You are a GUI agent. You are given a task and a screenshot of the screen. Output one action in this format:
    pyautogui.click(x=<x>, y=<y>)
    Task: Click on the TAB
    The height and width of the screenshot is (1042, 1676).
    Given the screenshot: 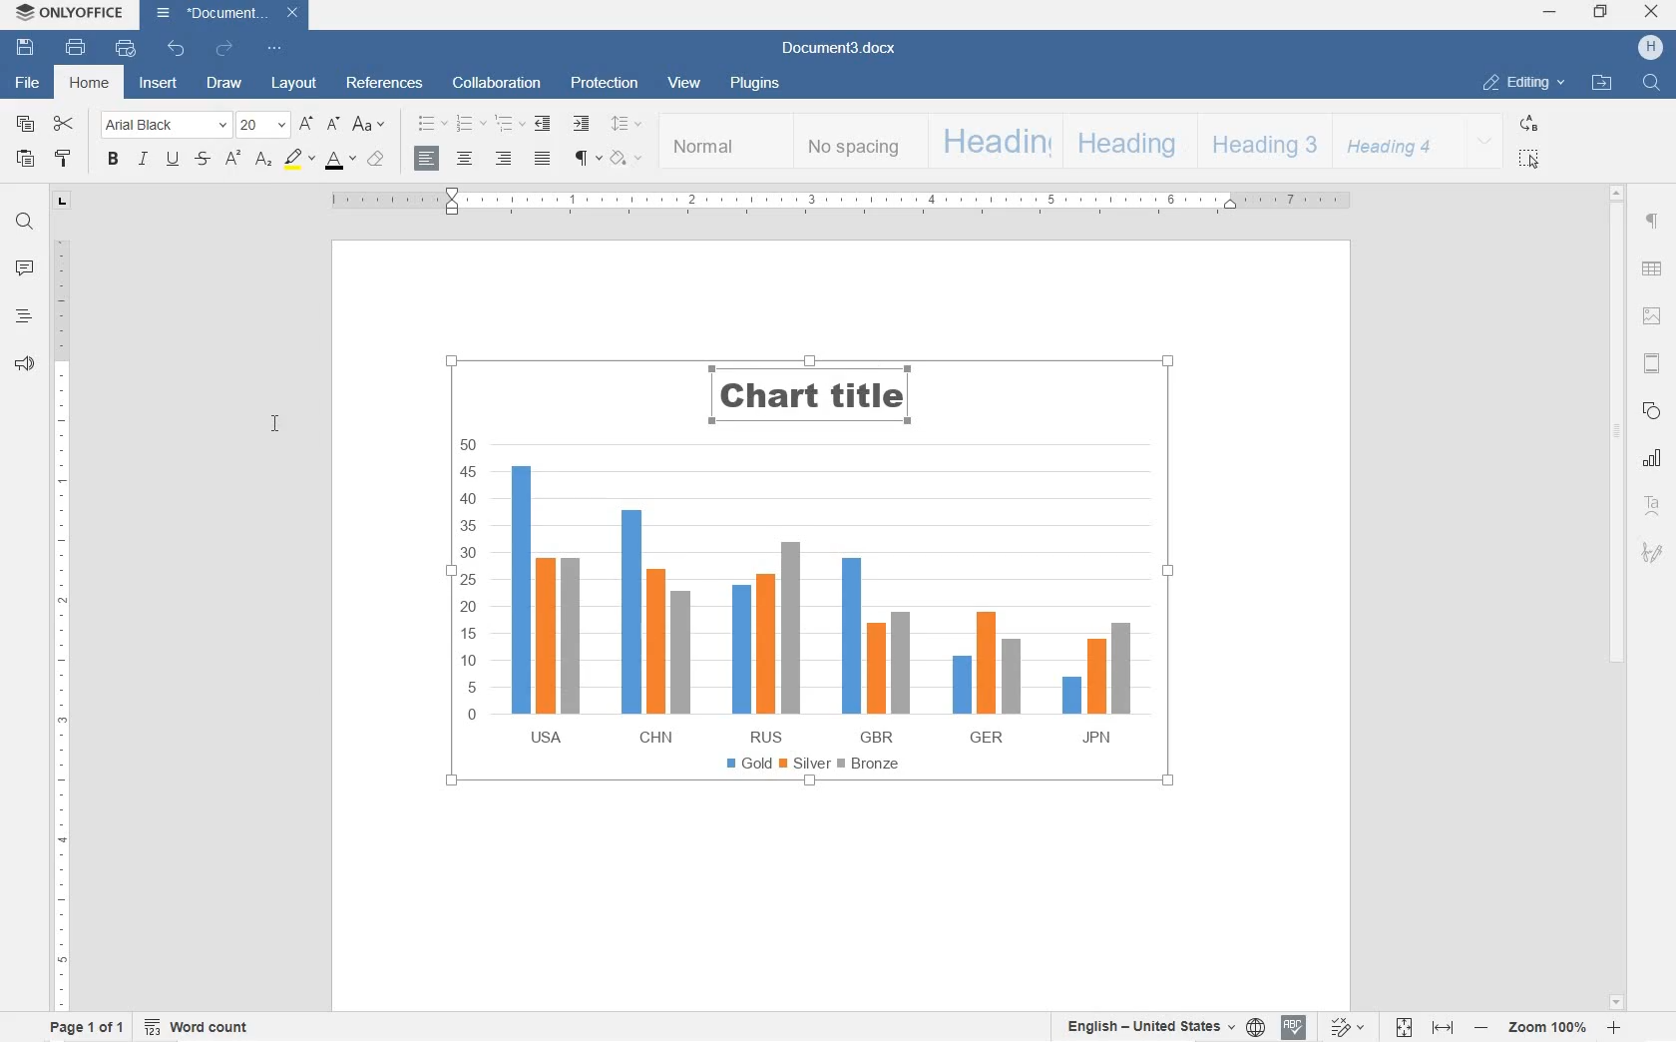 What is the action you would take?
    pyautogui.click(x=63, y=200)
    